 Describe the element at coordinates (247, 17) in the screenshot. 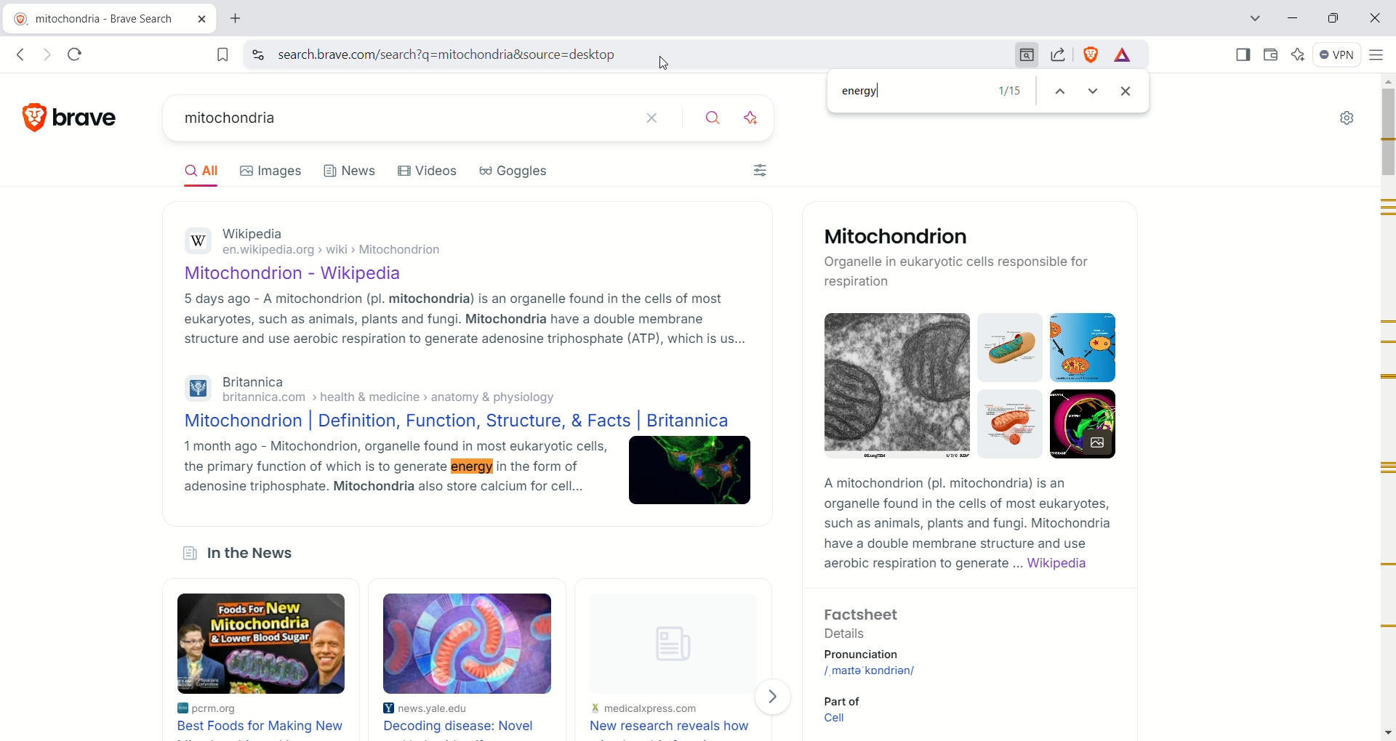

I see `new tab` at that location.